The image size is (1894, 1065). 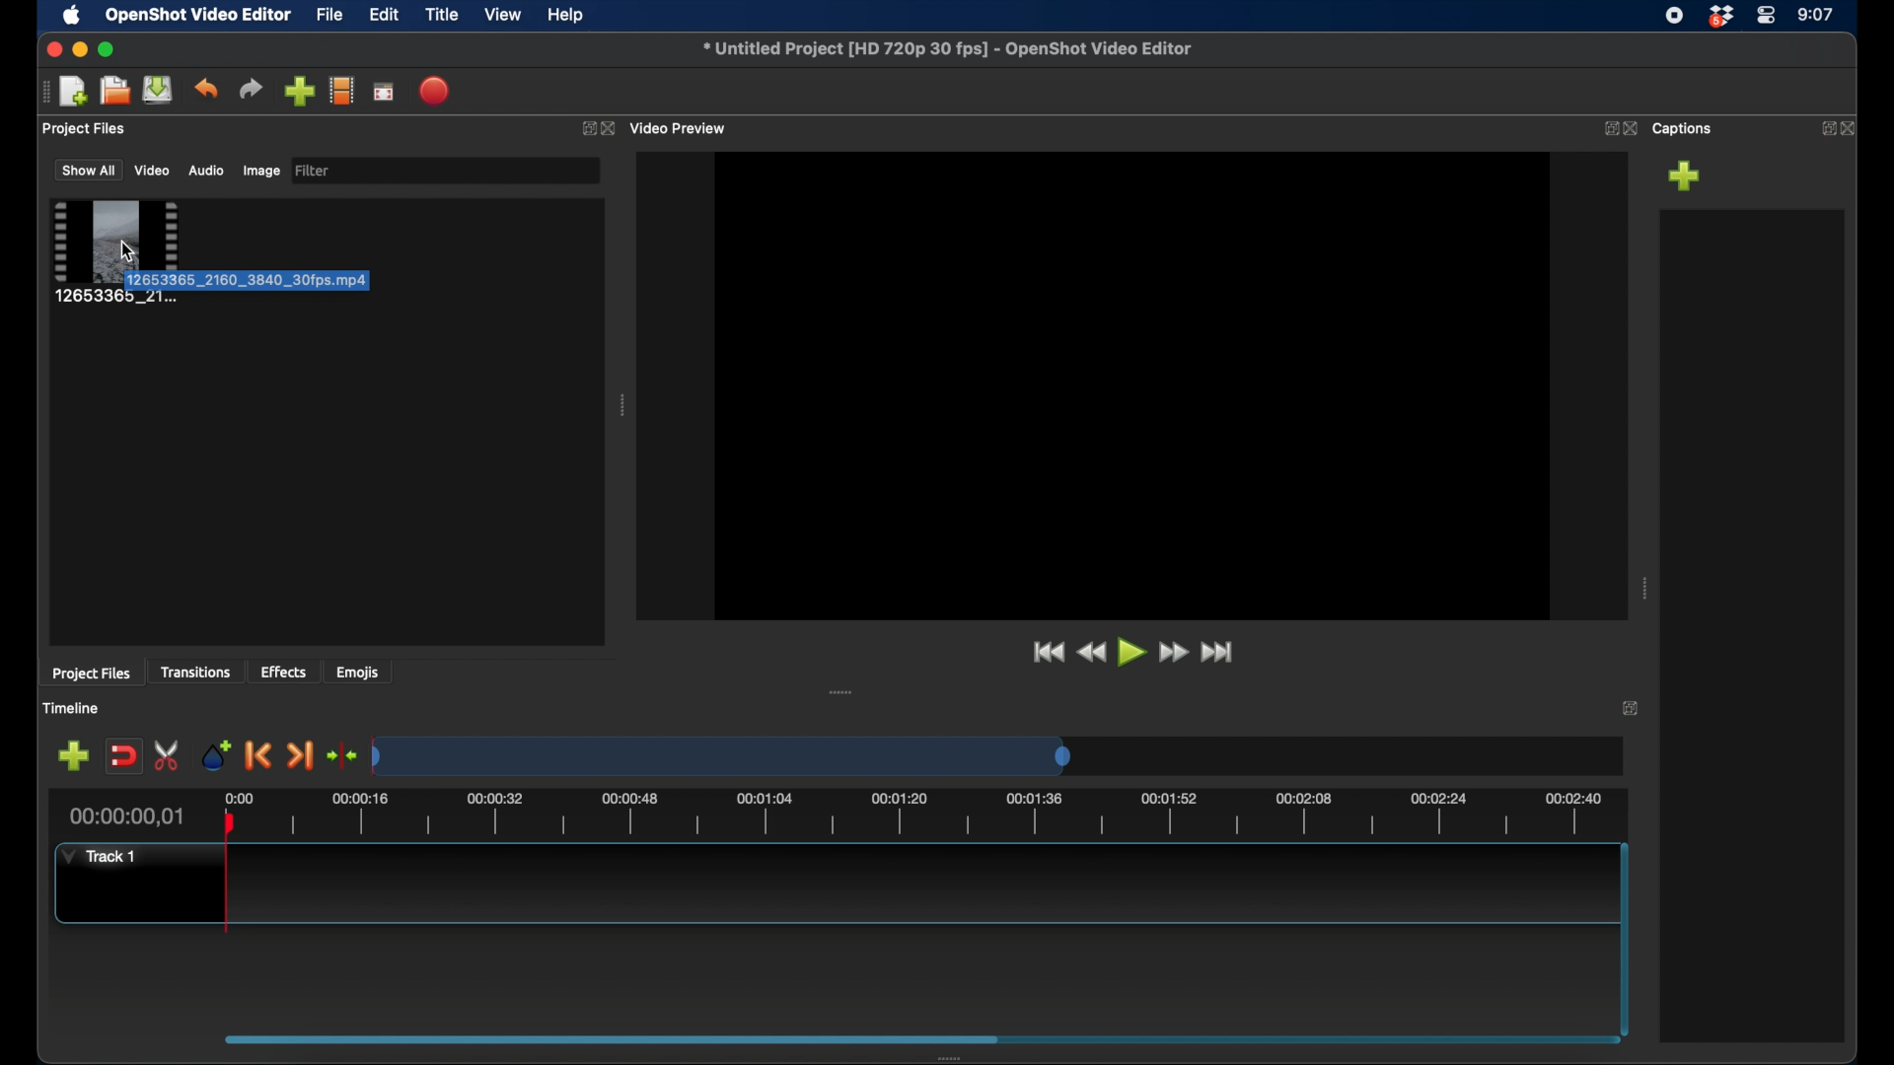 What do you see at coordinates (359, 674) in the screenshot?
I see `emojis` at bounding box center [359, 674].